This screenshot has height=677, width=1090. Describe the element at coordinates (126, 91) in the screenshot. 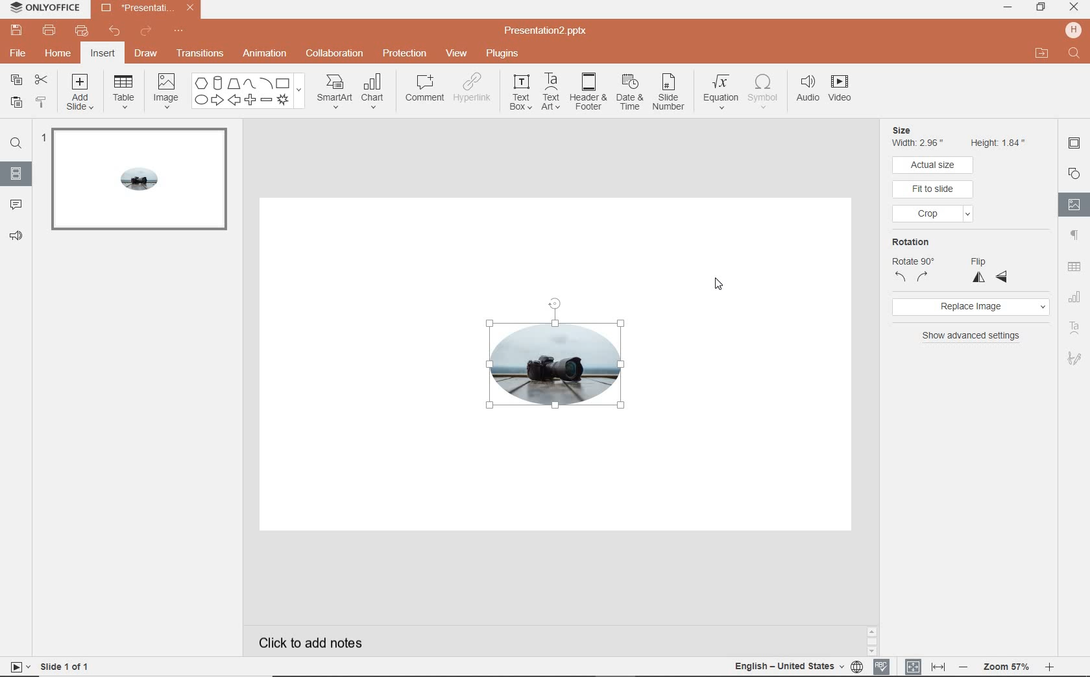

I see `table` at that location.